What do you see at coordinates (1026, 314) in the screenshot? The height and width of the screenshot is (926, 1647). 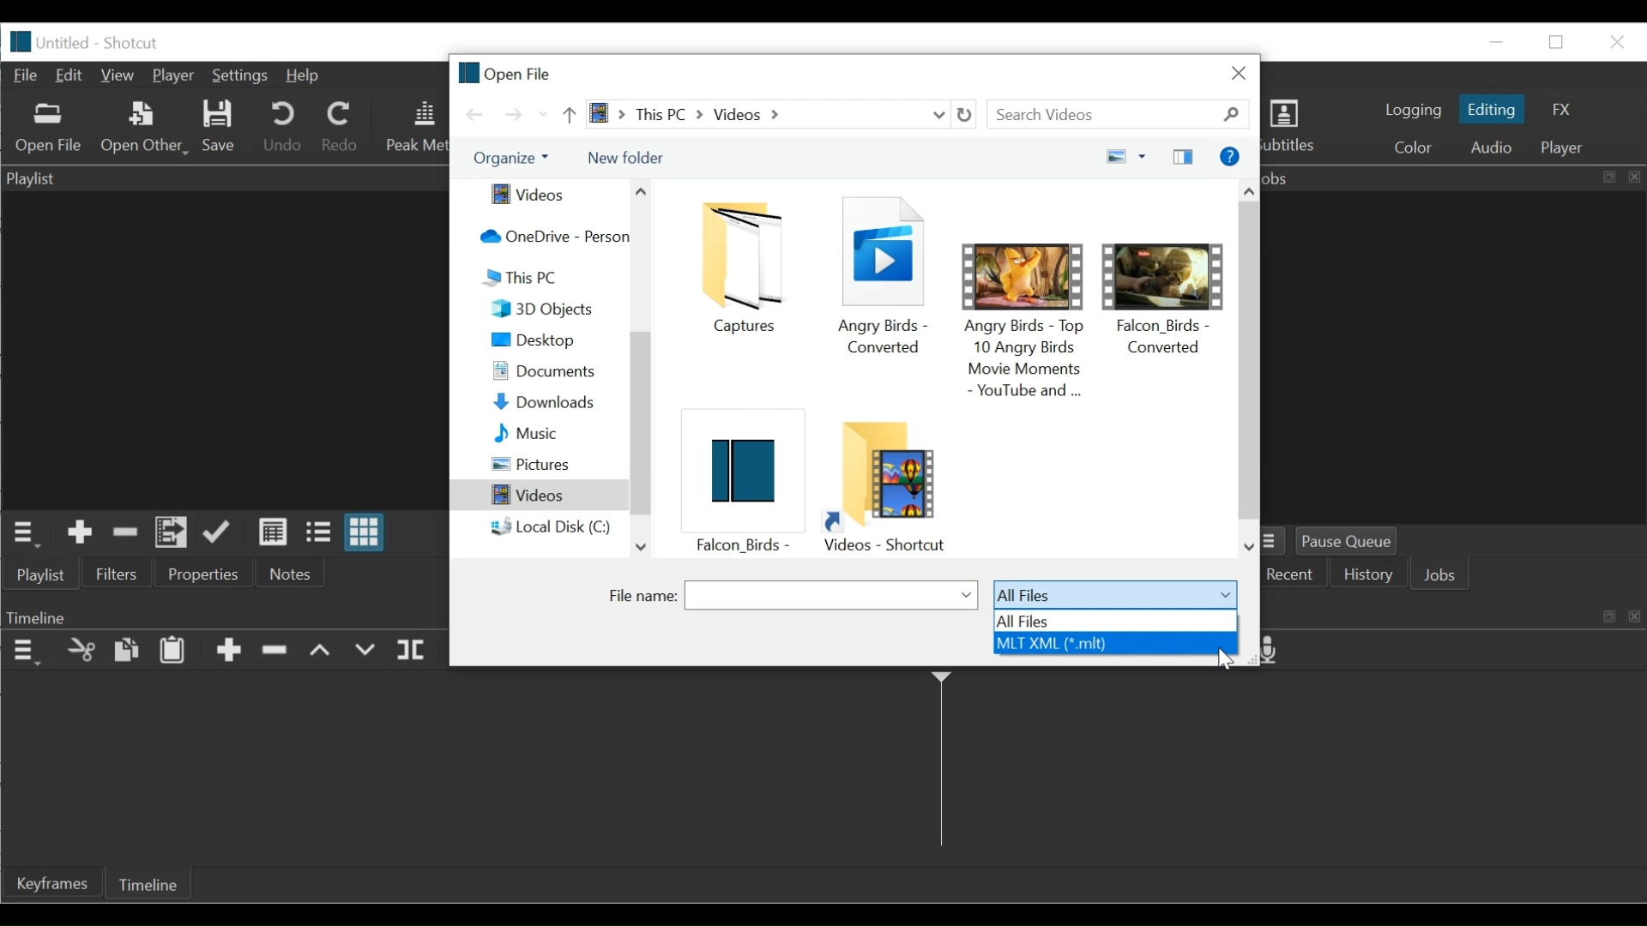 I see `angry birds -top 10 angrybirds movie movements - youtube and _` at bounding box center [1026, 314].